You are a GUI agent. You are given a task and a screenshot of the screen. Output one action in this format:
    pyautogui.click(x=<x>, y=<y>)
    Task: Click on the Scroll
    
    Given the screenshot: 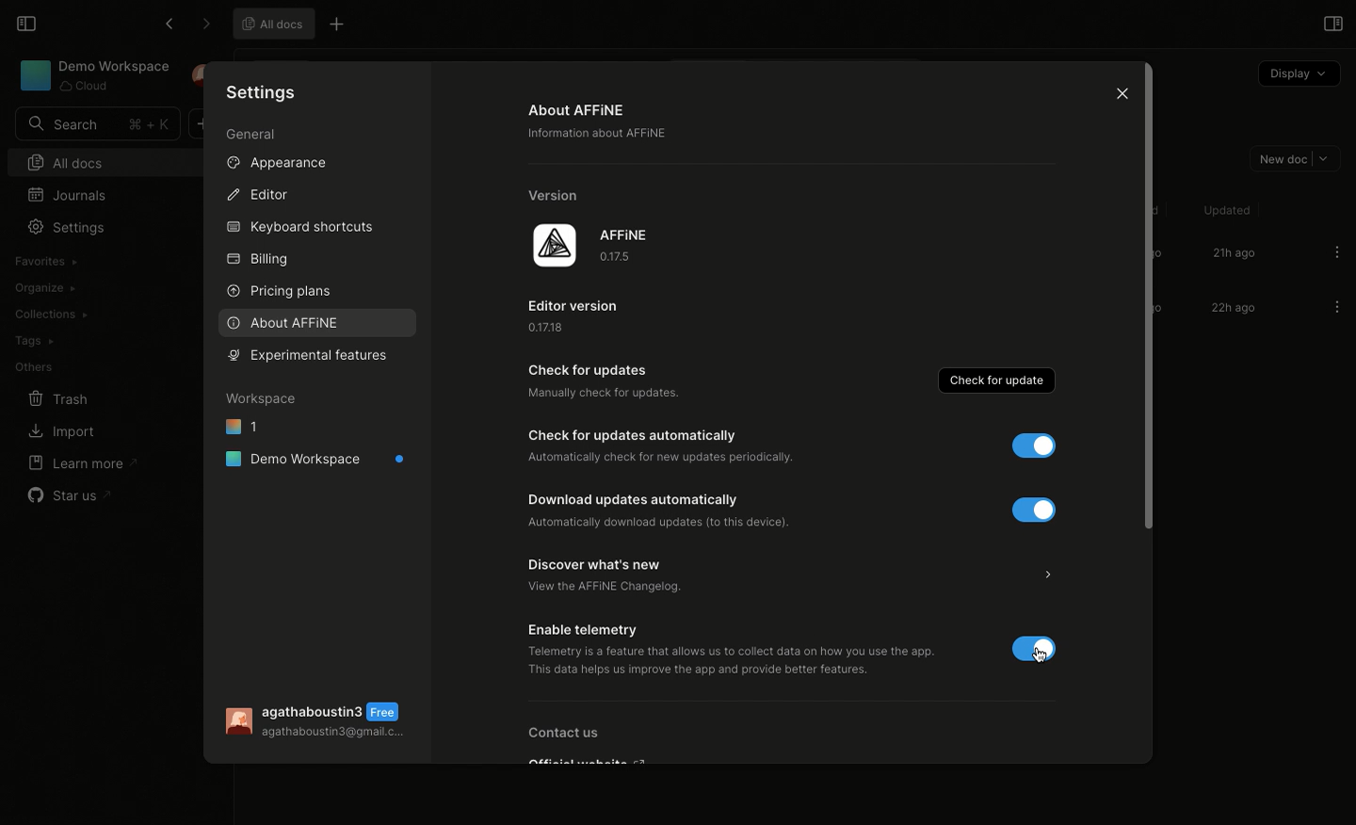 What is the action you would take?
    pyautogui.click(x=1147, y=309)
    